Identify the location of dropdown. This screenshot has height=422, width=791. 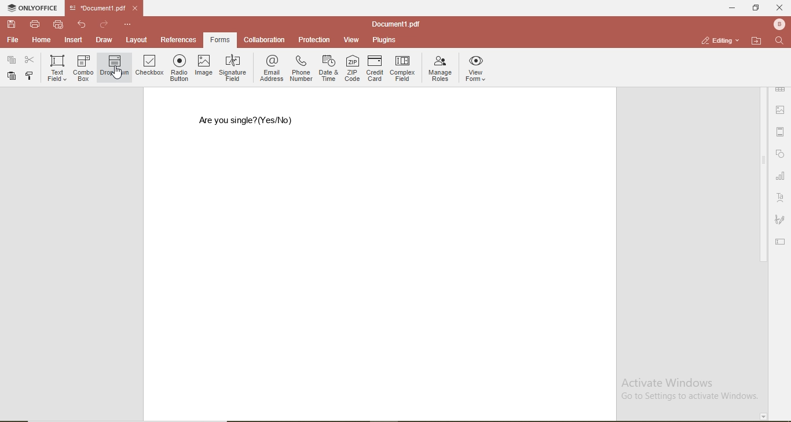
(115, 66).